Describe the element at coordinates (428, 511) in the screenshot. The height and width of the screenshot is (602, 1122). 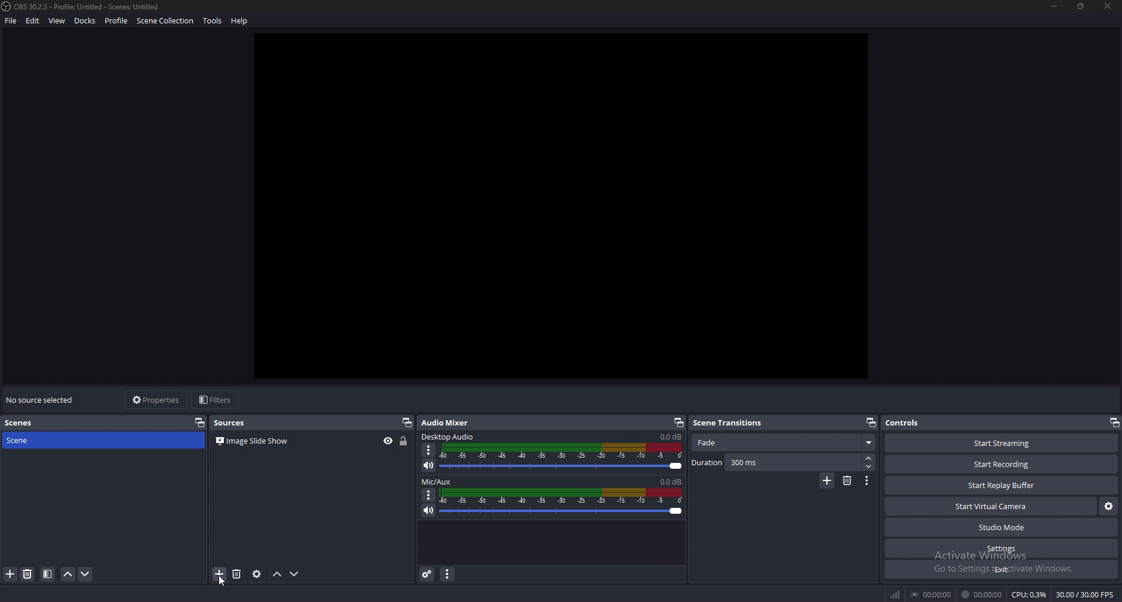
I see `mute` at that location.